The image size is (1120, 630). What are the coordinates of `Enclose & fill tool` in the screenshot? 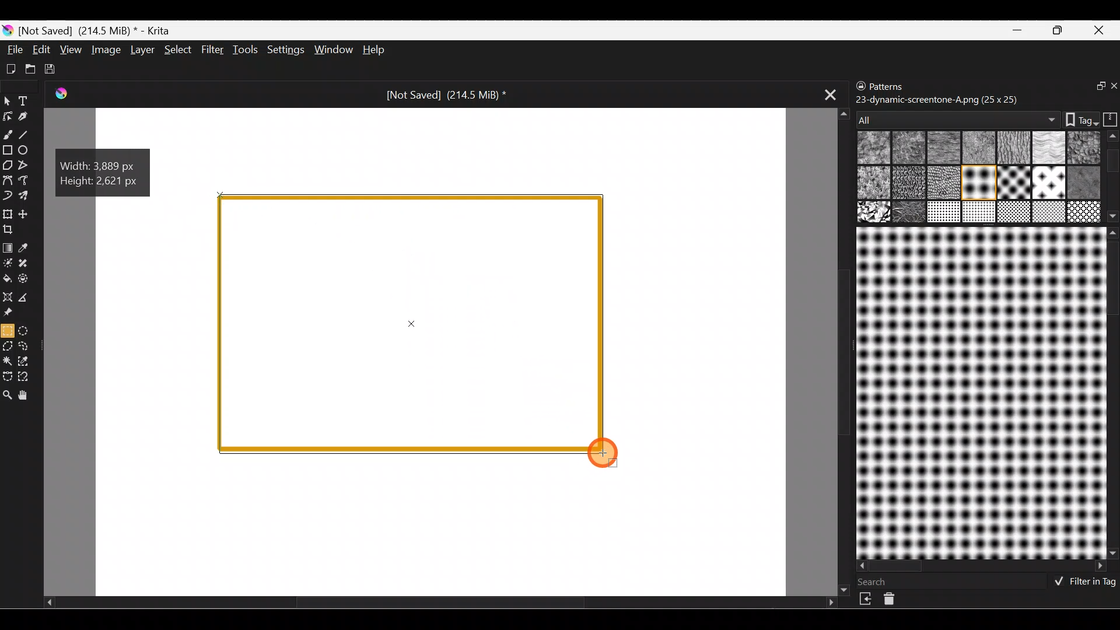 It's located at (29, 279).